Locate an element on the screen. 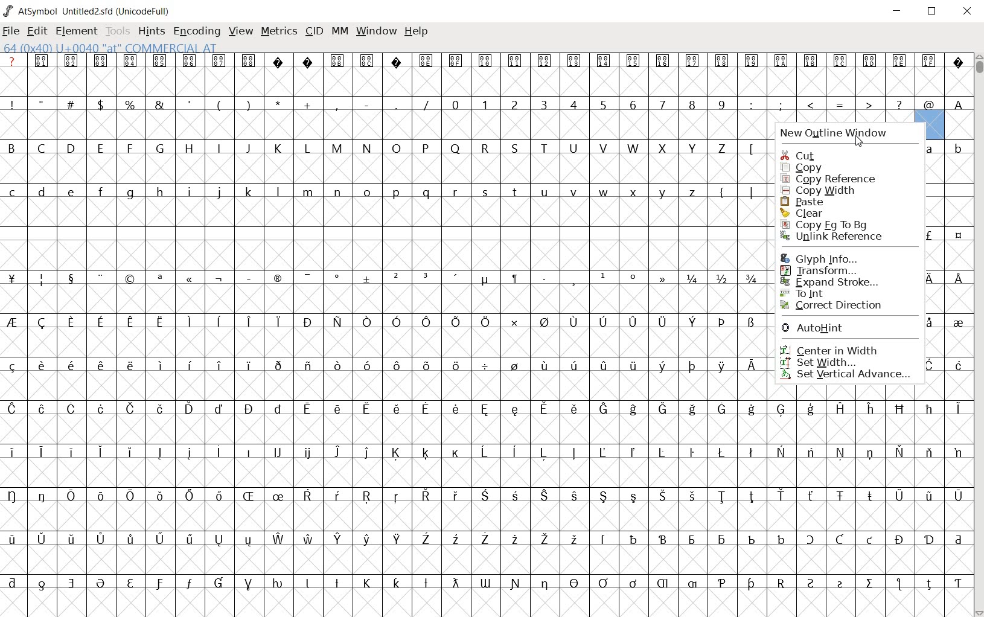 This screenshot has height=617, width=984. EXPAND STROKE is located at coordinates (834, 283).